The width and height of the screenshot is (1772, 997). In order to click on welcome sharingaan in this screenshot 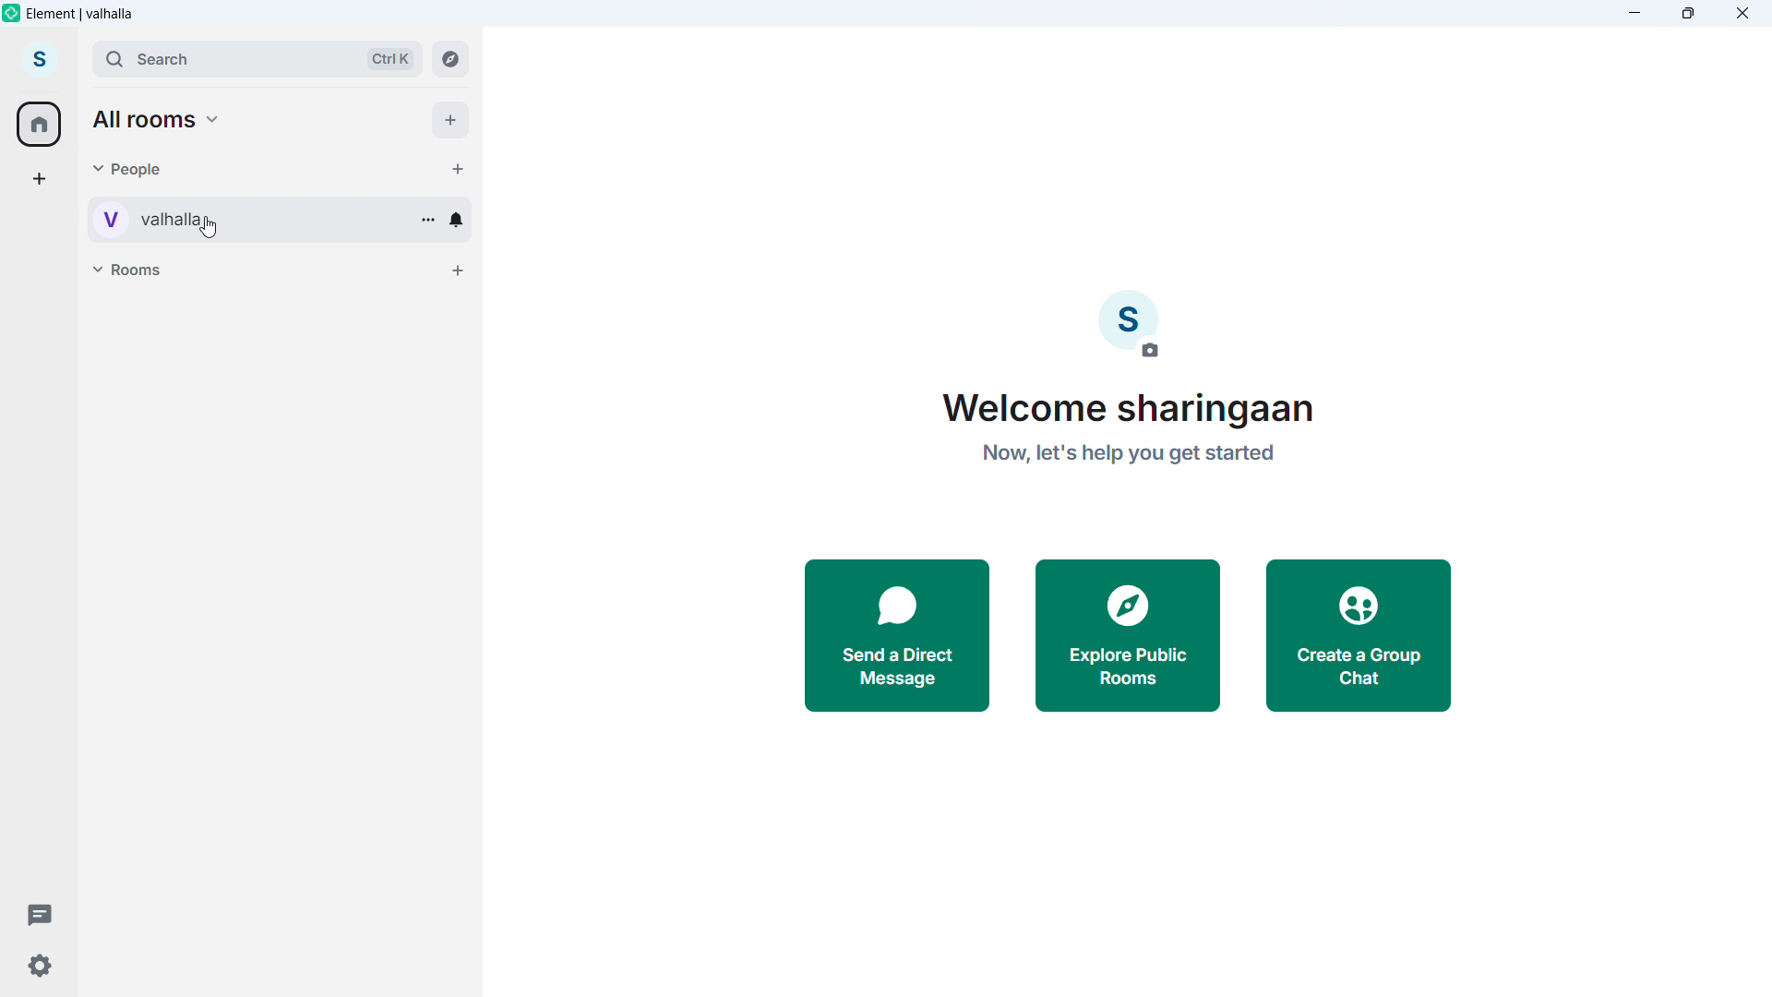, I will do `click(1134, 408)`.